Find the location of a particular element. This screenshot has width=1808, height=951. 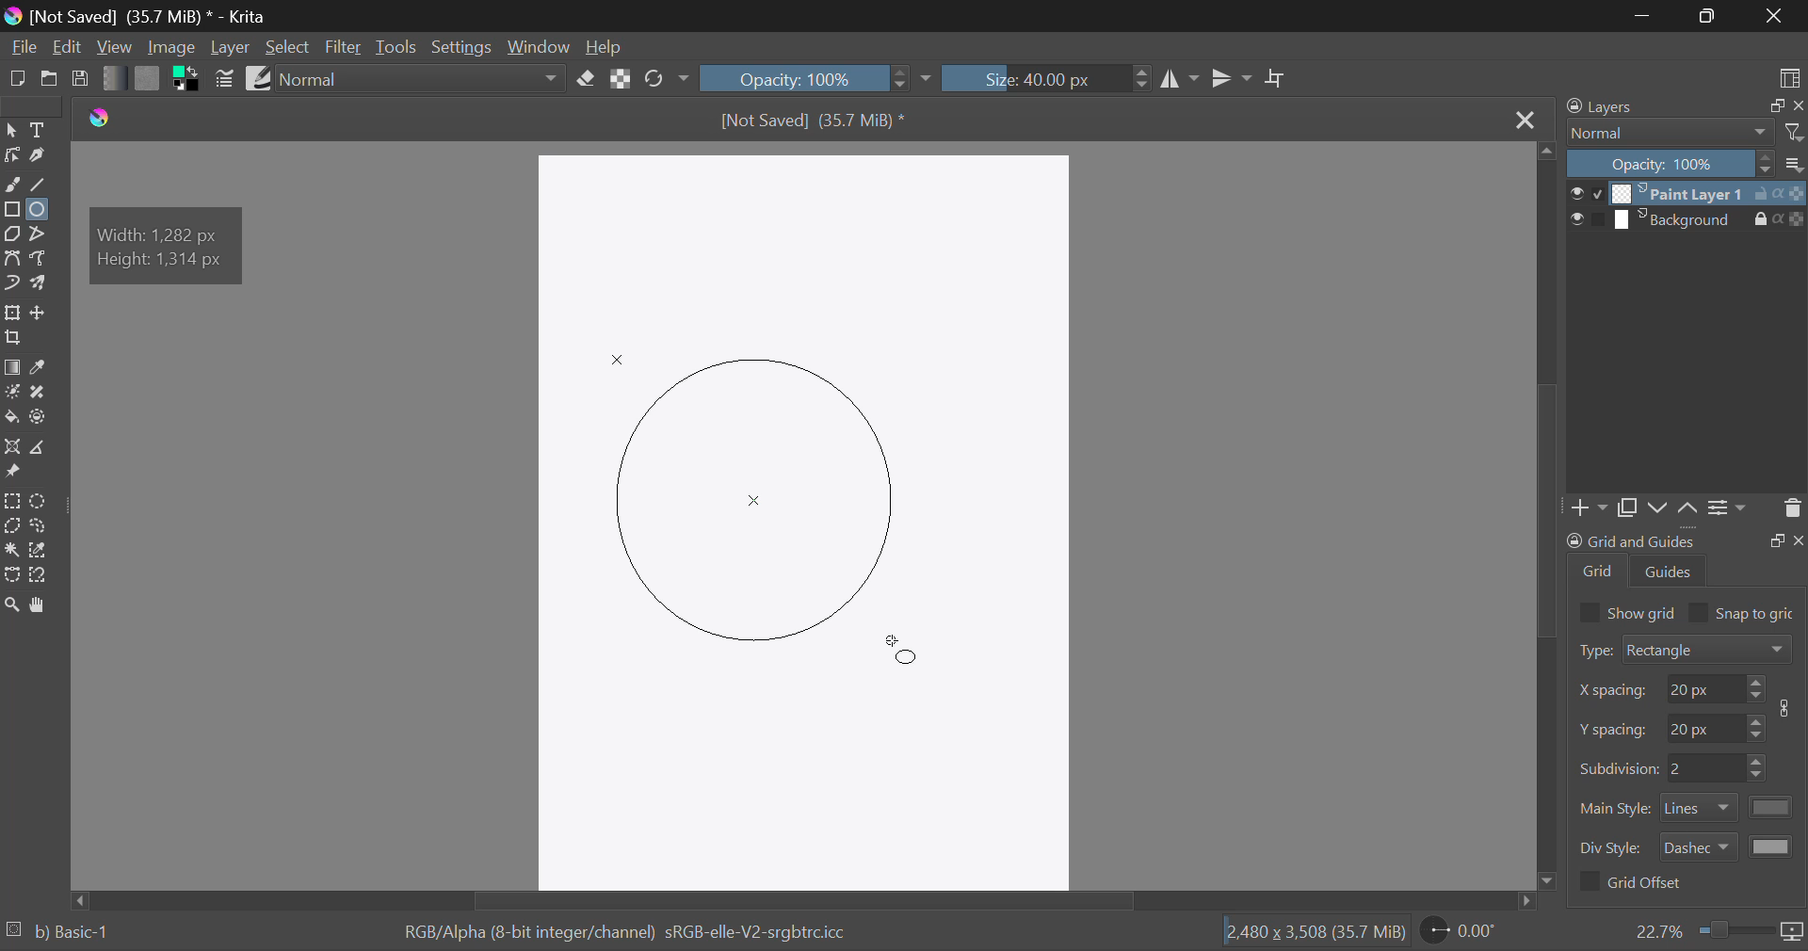

Rectangular Selection is located at coordinates (11, 501).